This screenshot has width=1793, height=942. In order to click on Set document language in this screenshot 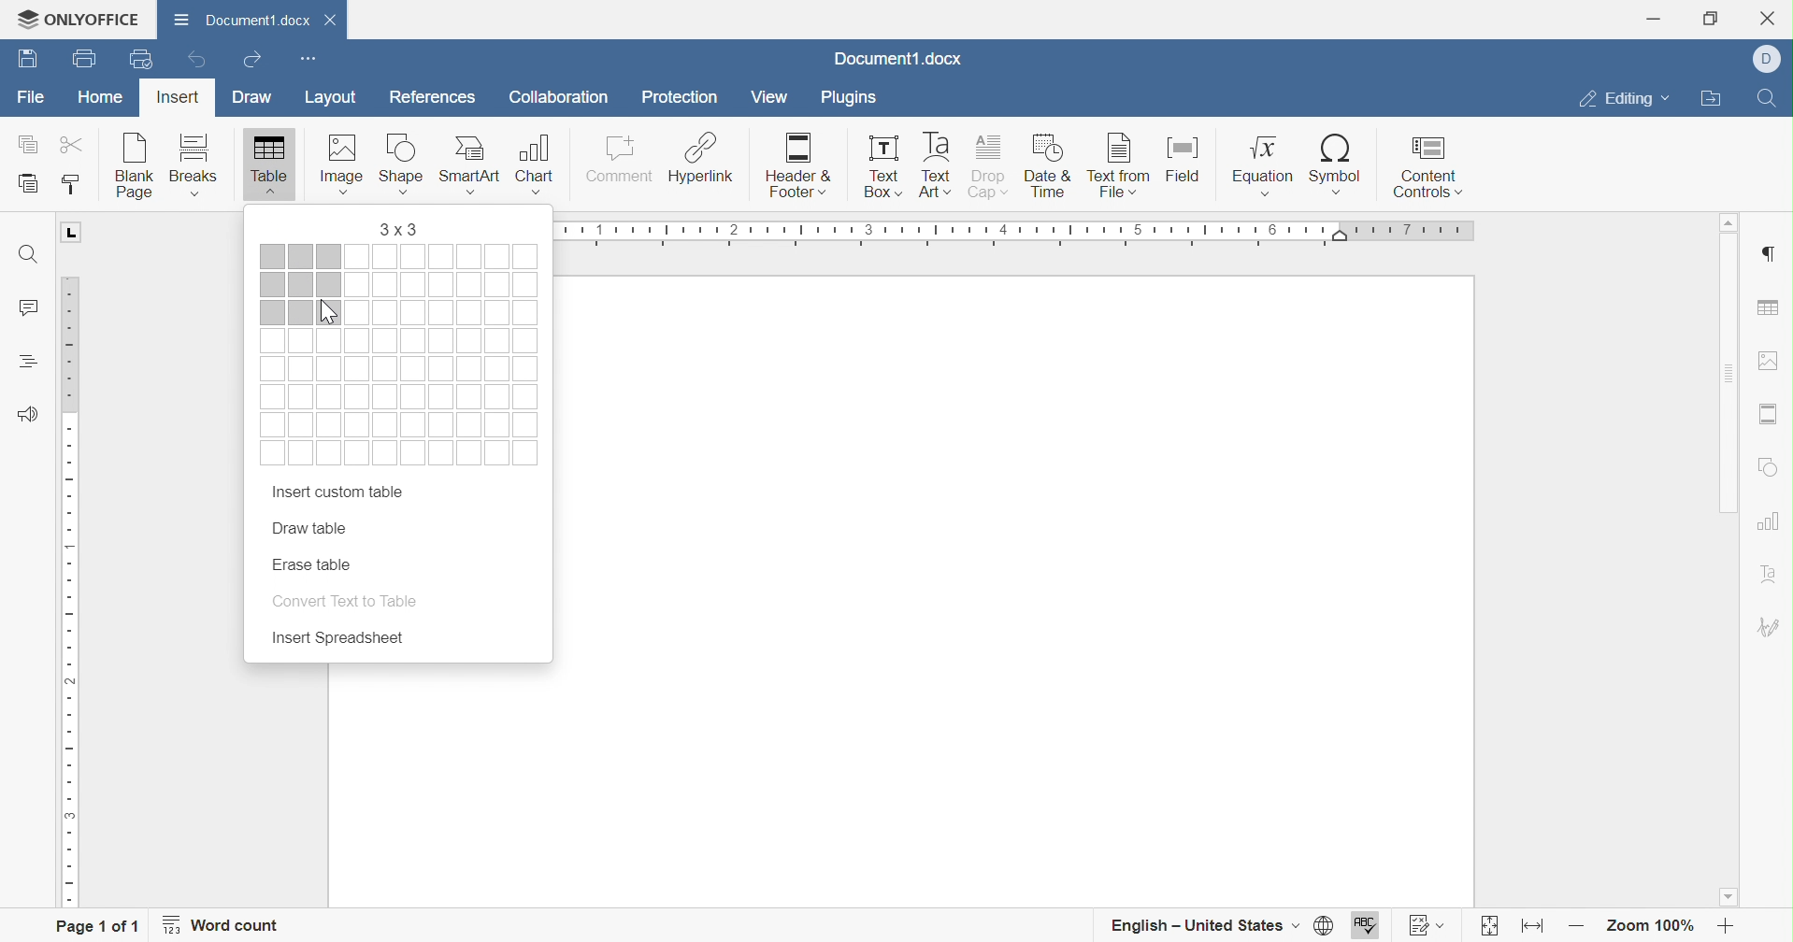, I will do `click(1326, 923)`.